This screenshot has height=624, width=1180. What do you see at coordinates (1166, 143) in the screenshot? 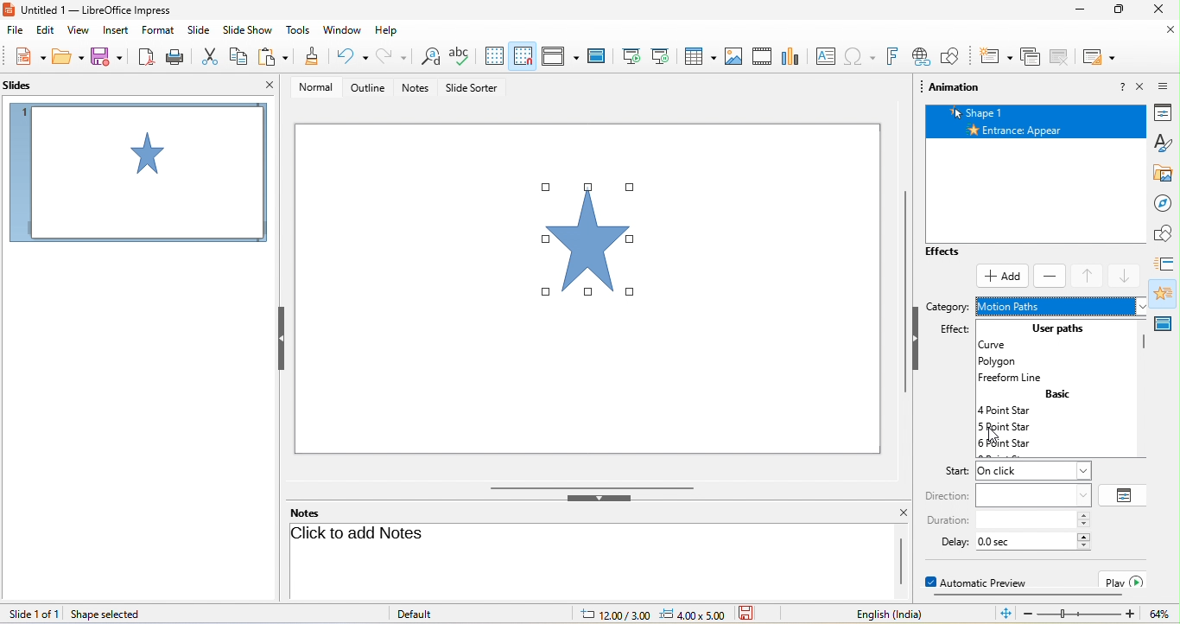
I see `styles` at bounding box center [1166, 143].